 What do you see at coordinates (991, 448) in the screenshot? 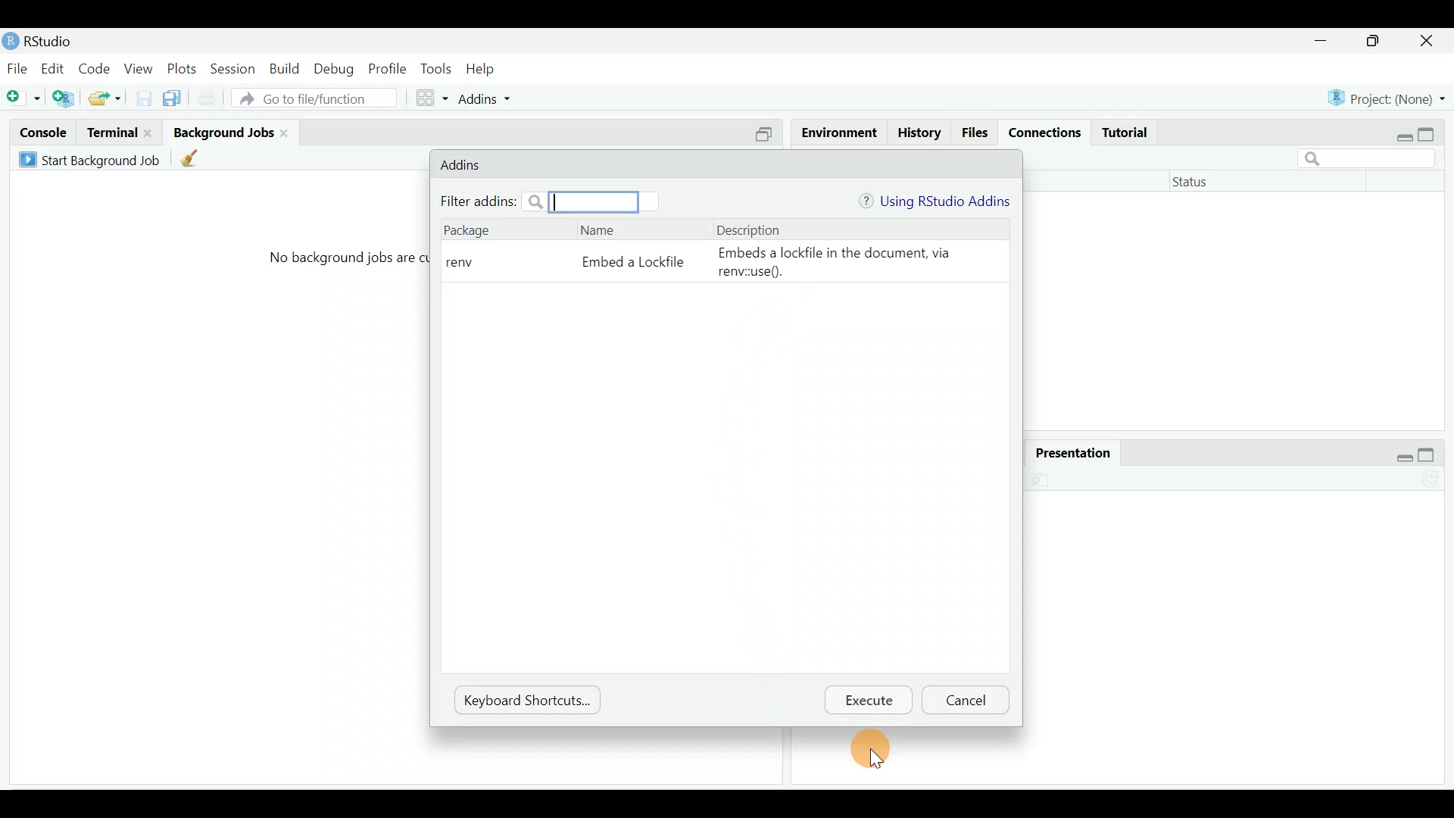
I see `Viewer` at bounding box center [991, 448].